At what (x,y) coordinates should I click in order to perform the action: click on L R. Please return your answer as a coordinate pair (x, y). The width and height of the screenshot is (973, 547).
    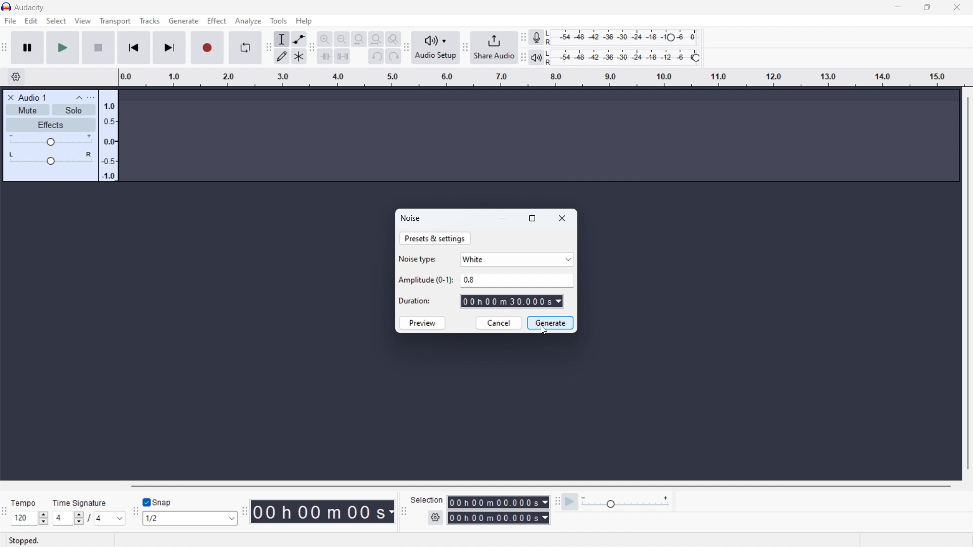
    Looking at the image, I should click on (550, 48).